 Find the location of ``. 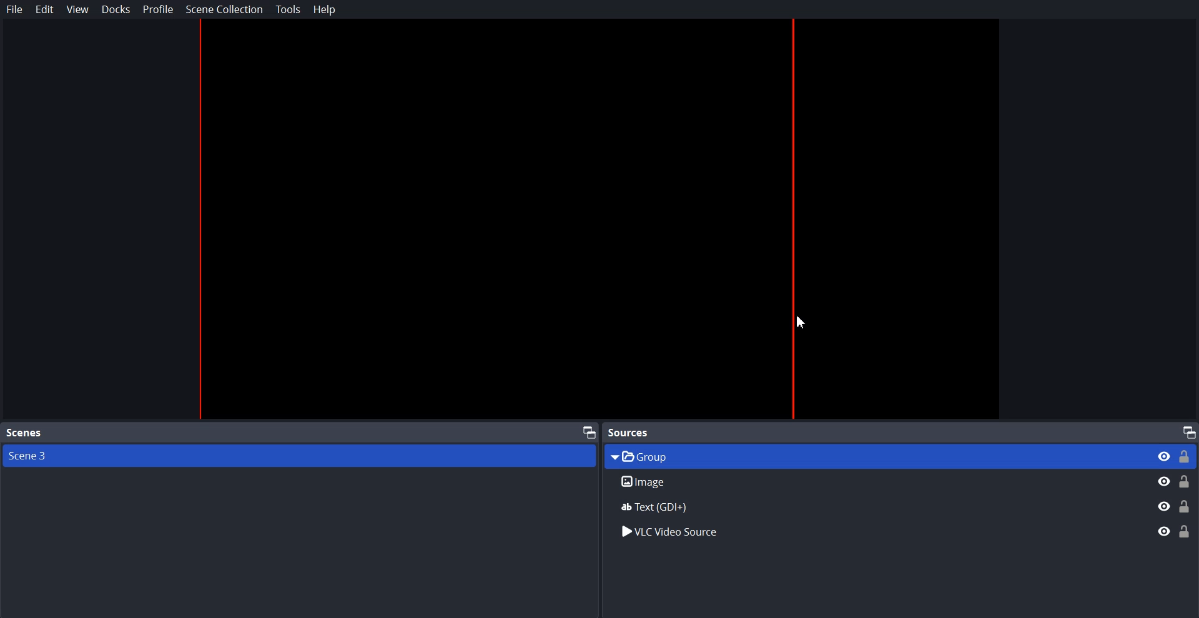

 is located at coordinates (897, 533).